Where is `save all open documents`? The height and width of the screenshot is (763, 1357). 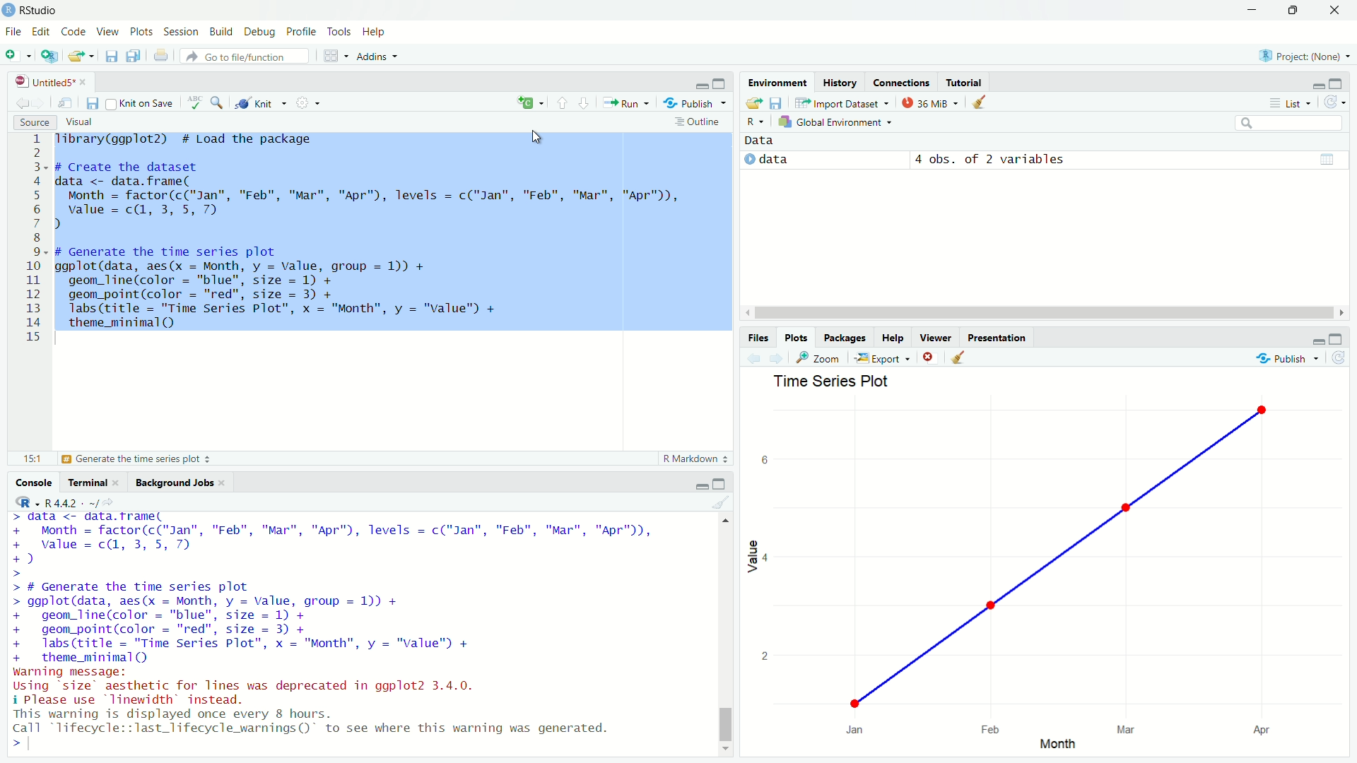
save all open documents is located at coordinates (134, 56).